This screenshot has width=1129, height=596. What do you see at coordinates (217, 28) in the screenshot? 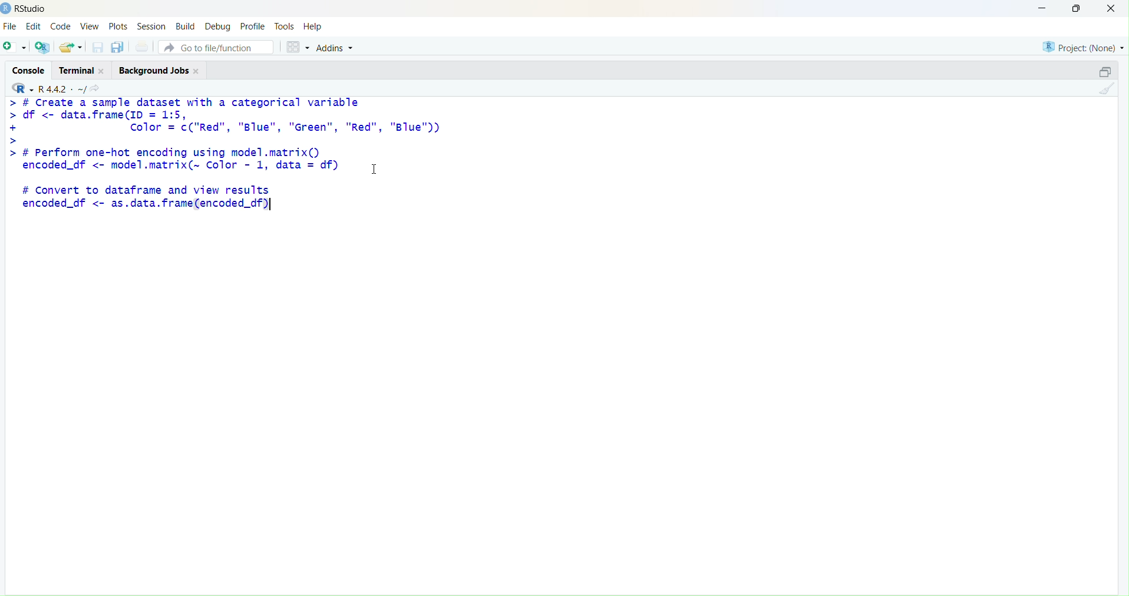
I see `debug` at bounding box center [217, 28].